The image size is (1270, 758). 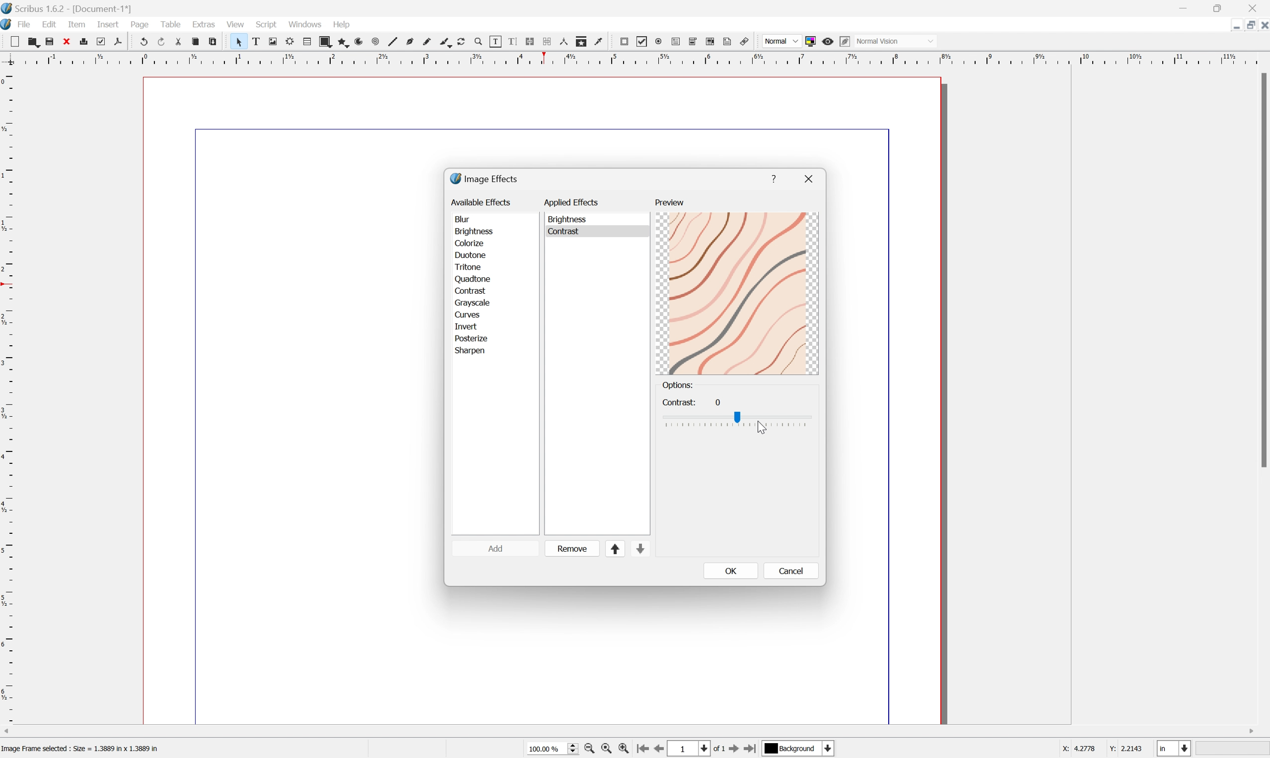 What do you see at coordinates (754, 748) in the screenshot?
I see `Last Page` at bounding box center [754, 748].